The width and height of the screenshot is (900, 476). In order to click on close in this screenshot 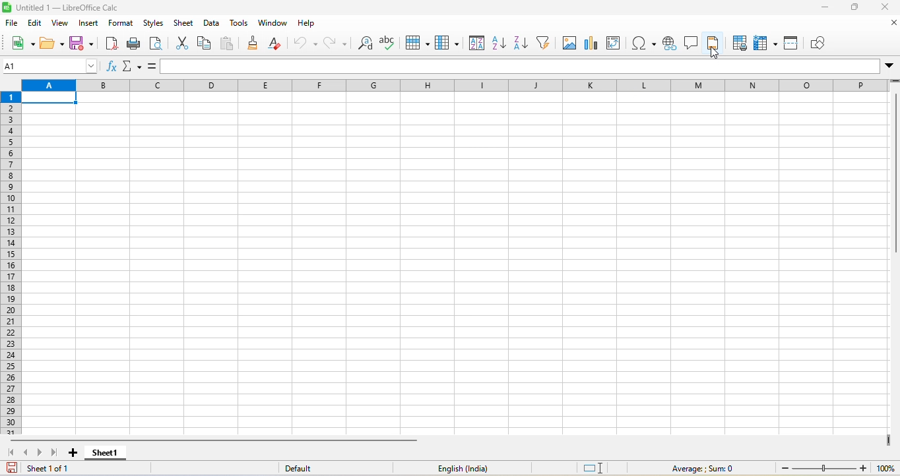, I will do `click(887, 25)`.